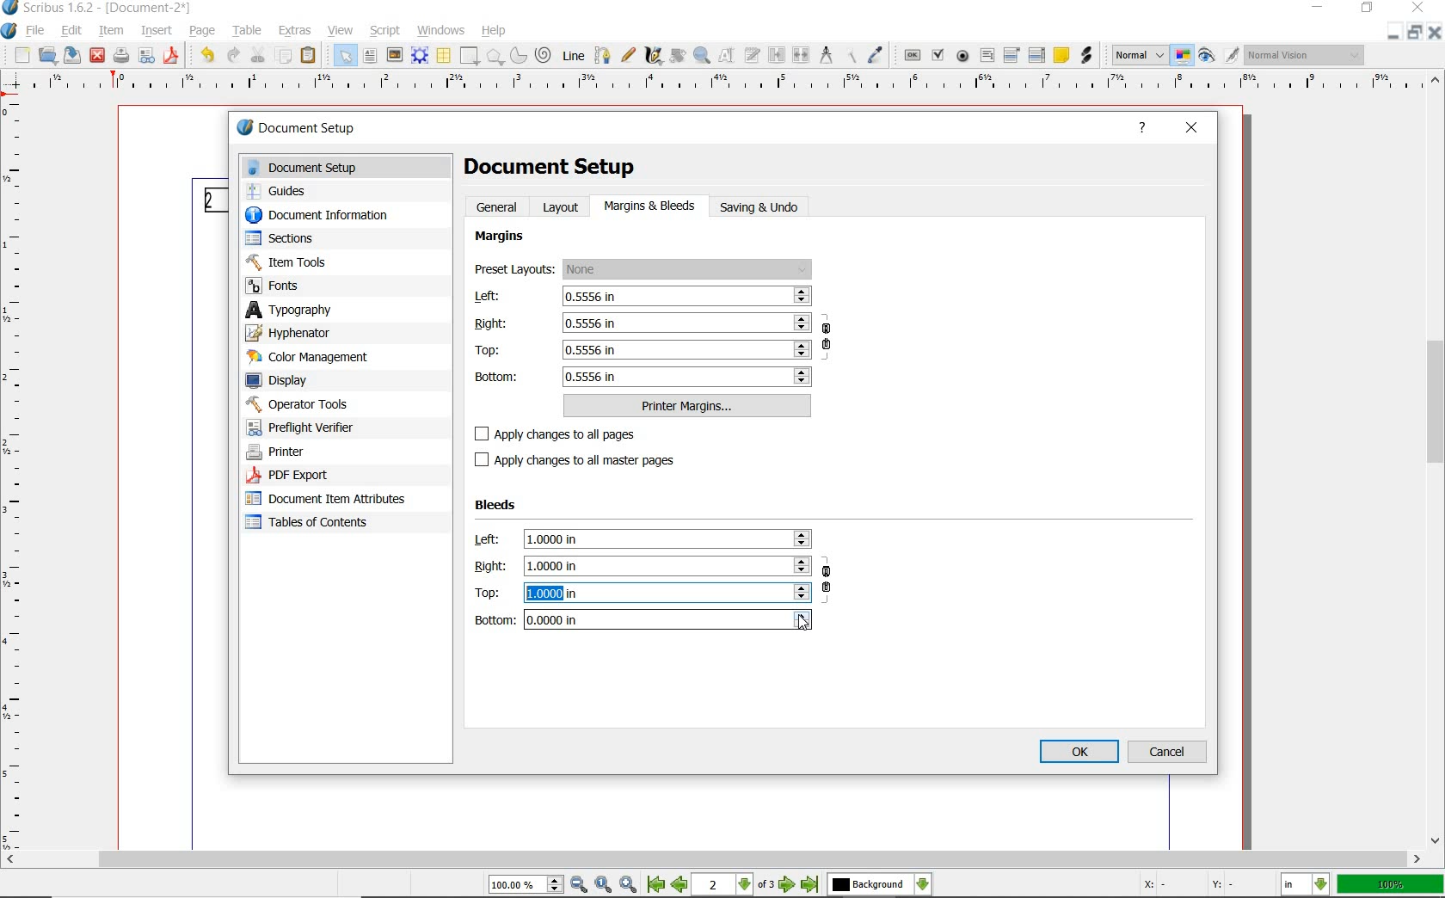 This screenshot has height=898, width=1445. What do you see at coordinates (284, 57) in the screenshot?
I see `copy` at bounding box center [284, 57].